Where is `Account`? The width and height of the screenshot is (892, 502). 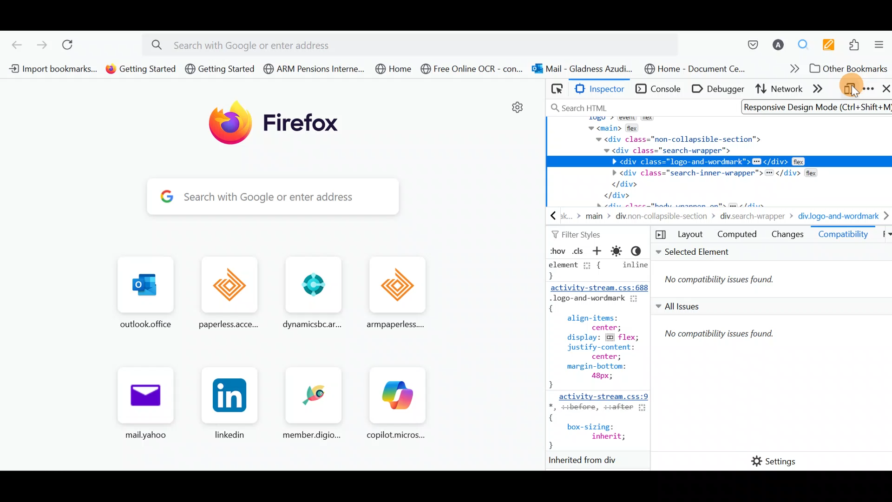
Account is located at coordinates (779, 41).